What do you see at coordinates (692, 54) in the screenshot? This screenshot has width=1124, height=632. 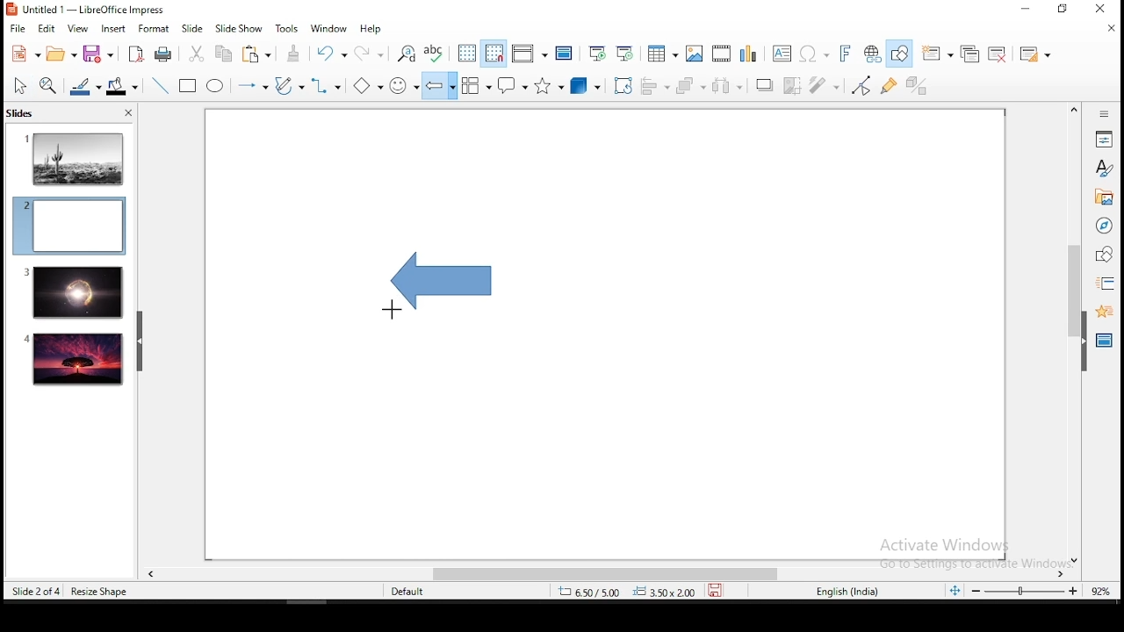 I see `images` at bounding box center [692, 54].